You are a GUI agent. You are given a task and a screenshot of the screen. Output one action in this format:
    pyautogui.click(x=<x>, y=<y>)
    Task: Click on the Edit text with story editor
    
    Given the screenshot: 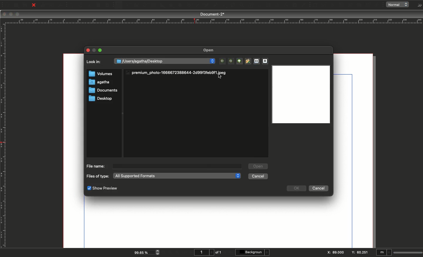 What is the action you would take?
    pyautogui.click(x=254, y=5)
    